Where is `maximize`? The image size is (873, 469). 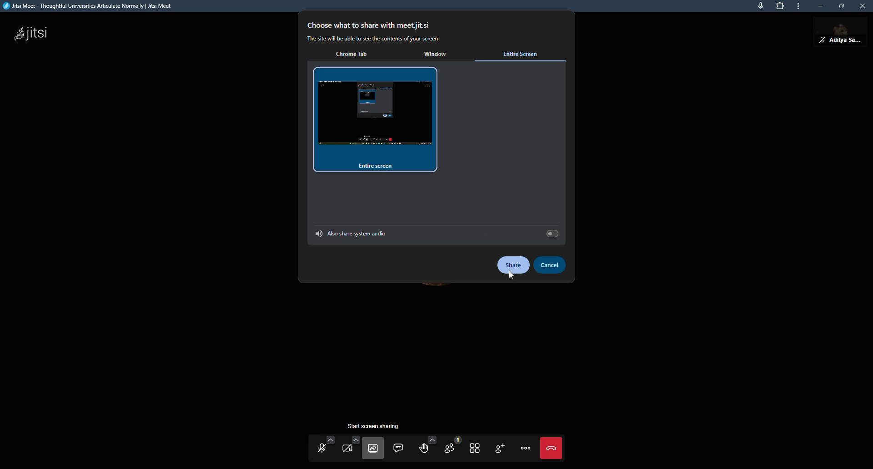 maximize is located at coordinates (840, 7).